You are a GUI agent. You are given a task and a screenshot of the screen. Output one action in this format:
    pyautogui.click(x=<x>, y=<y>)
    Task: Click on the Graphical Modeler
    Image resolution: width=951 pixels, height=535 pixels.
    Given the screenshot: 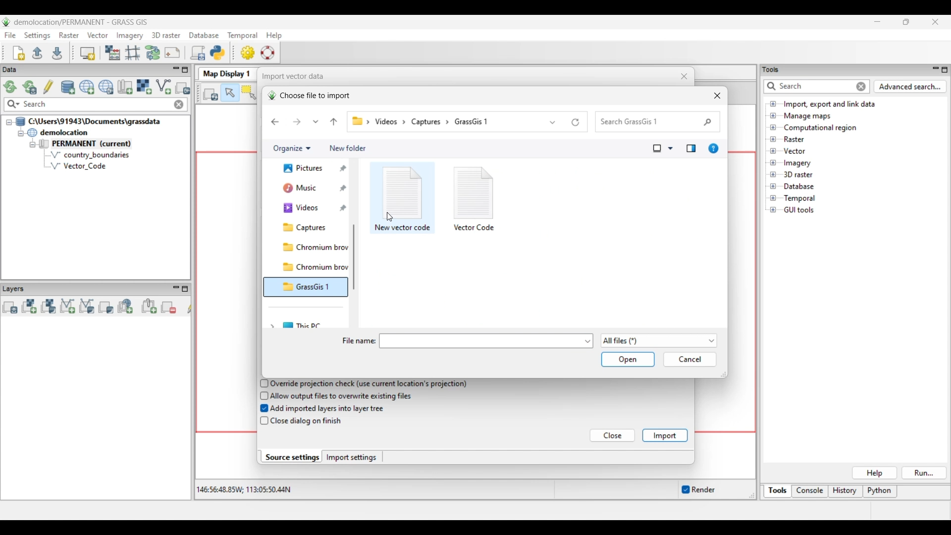 What is the action you would take?
    pyautogui.click(x=153, y=53)
    